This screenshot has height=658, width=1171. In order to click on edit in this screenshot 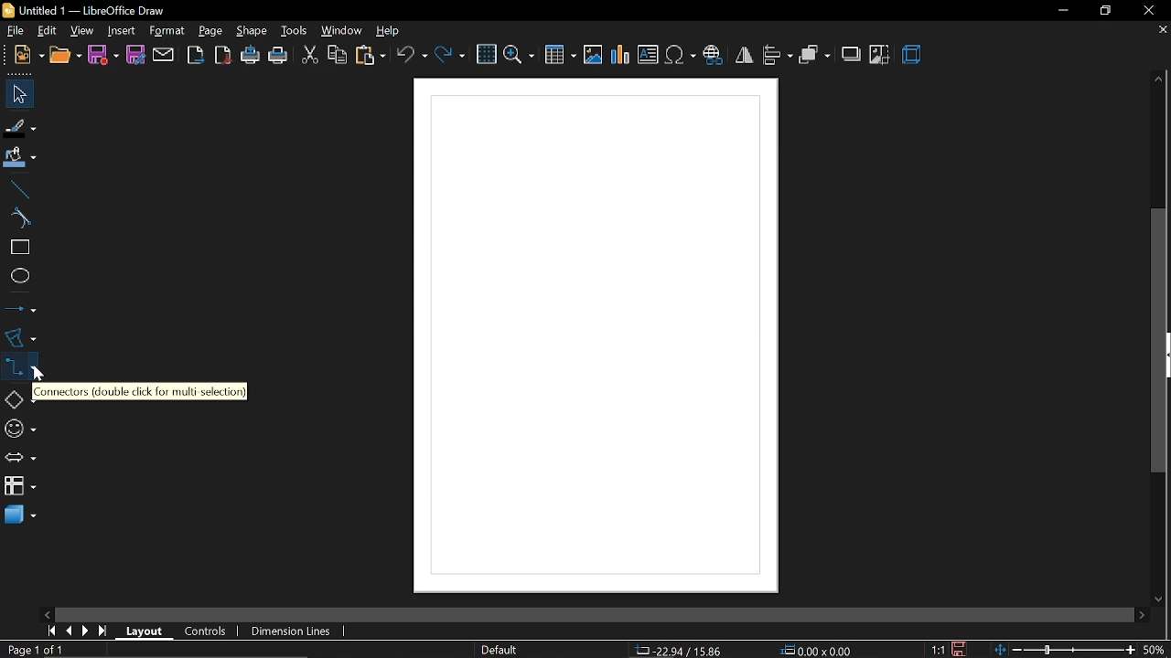, I will do `click(46, 30)`.